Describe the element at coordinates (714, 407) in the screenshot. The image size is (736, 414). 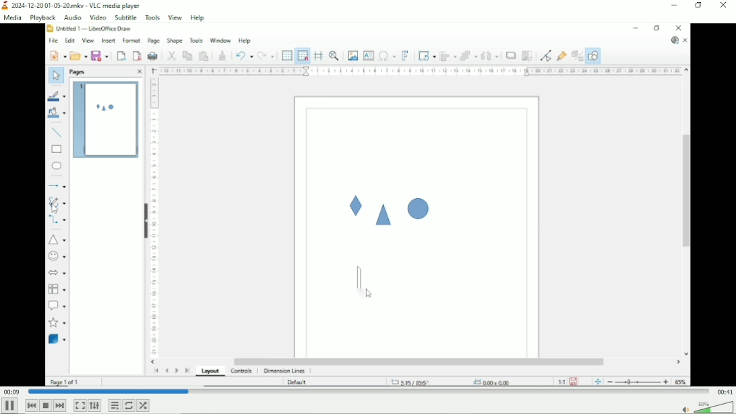
I see ` Volume` at that location.